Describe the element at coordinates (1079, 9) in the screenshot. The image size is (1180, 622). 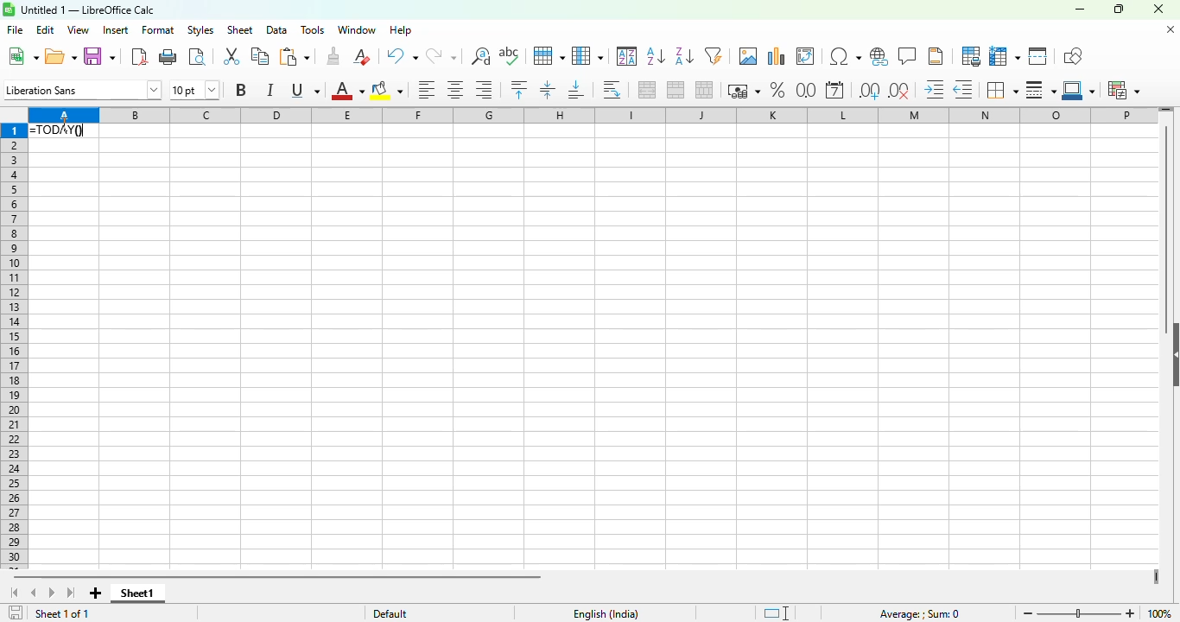
I see `minimize` at that location.